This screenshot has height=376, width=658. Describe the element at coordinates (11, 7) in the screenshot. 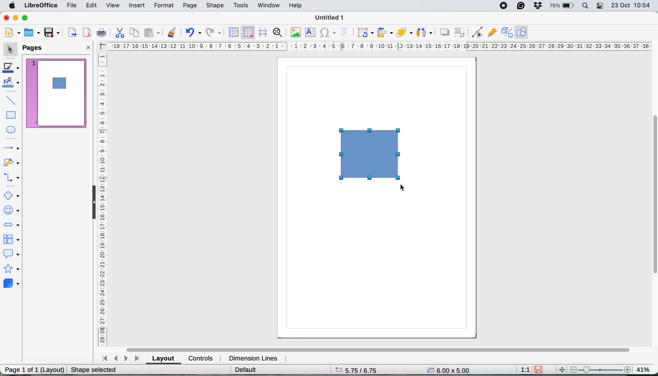

I see `system logo` at that location.